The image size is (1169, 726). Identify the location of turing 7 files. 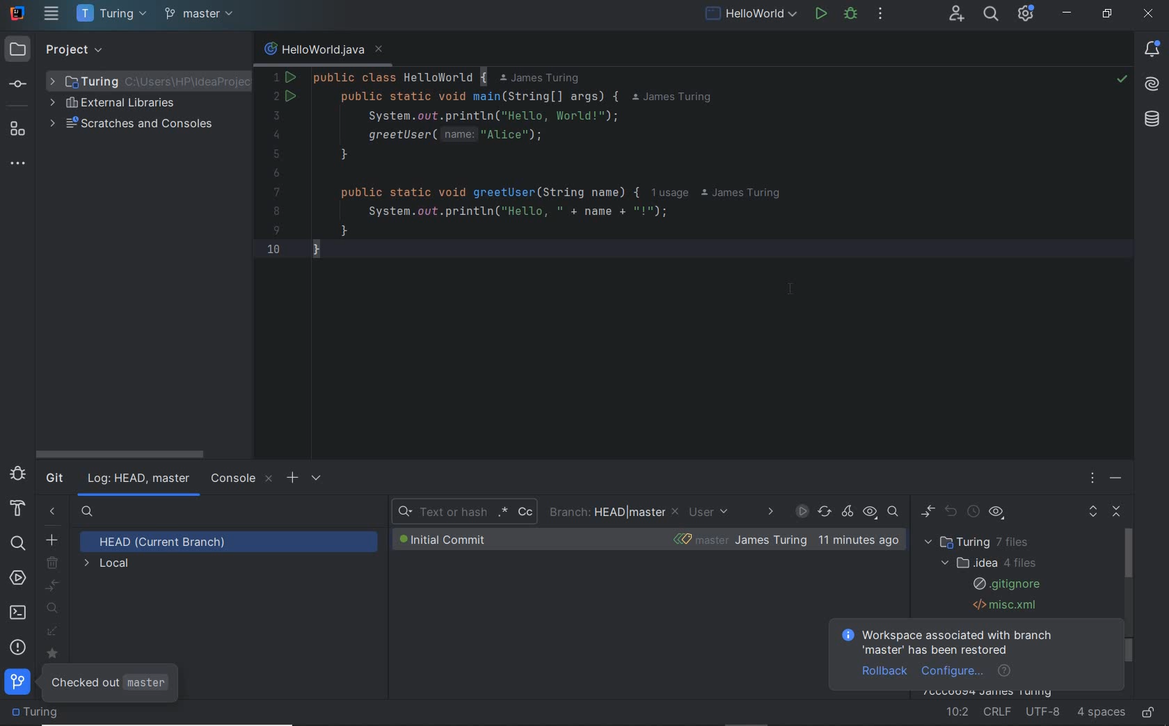
(981, 542).